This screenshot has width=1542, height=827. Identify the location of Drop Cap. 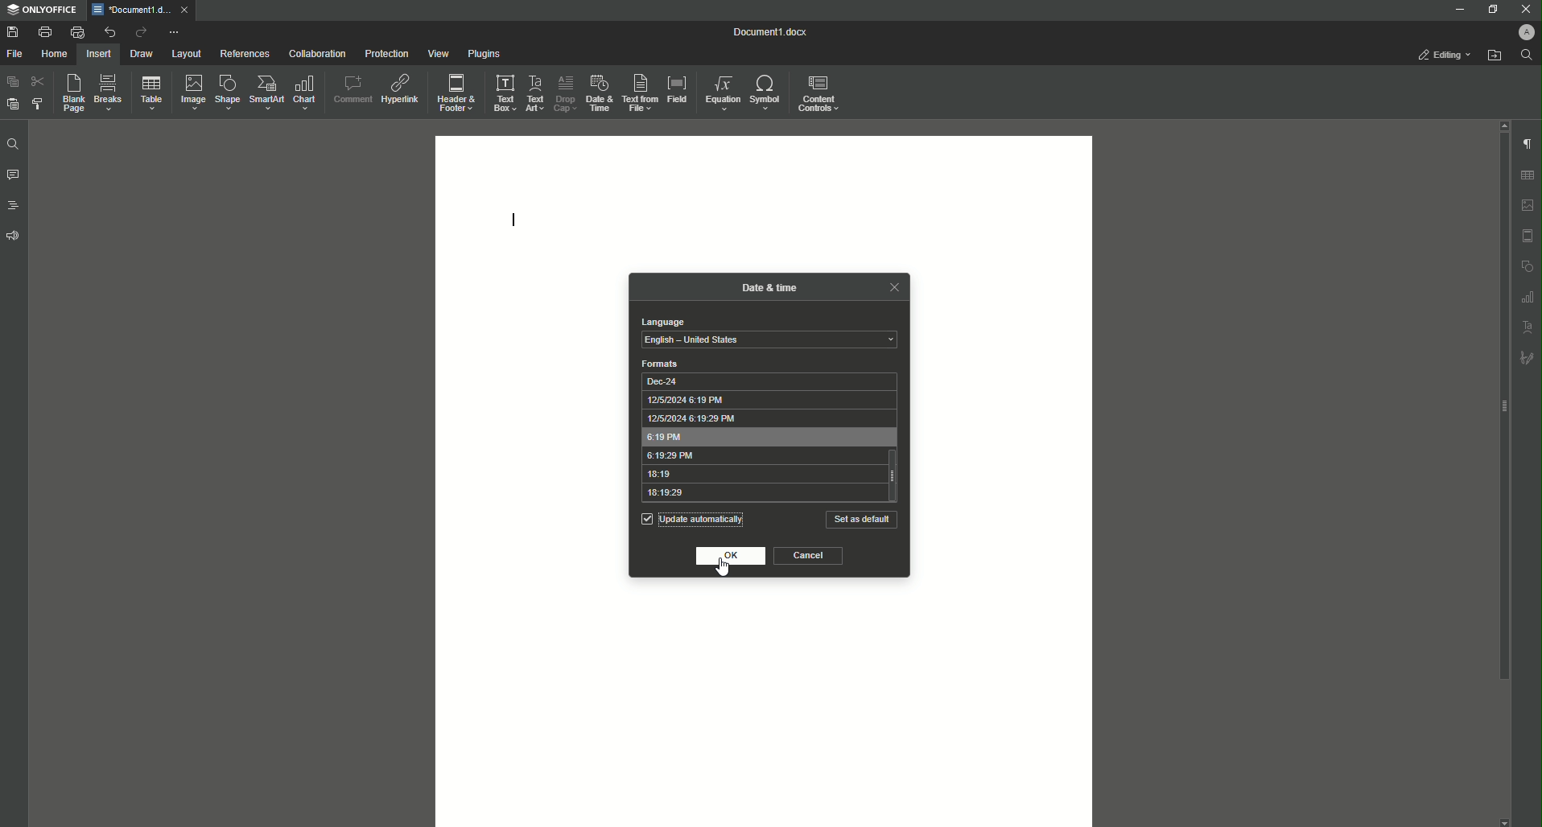
(564, 92).